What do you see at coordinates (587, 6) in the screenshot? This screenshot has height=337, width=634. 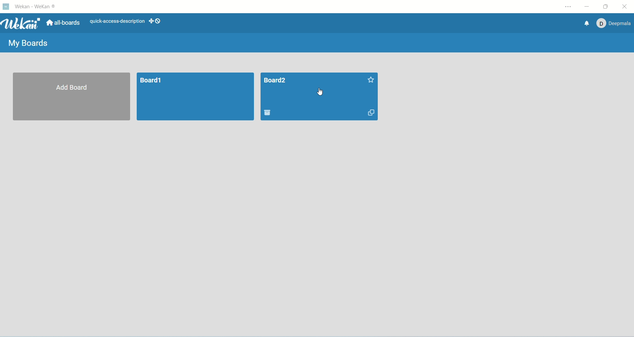 I see `minimize` at bounding box center [587, 6].